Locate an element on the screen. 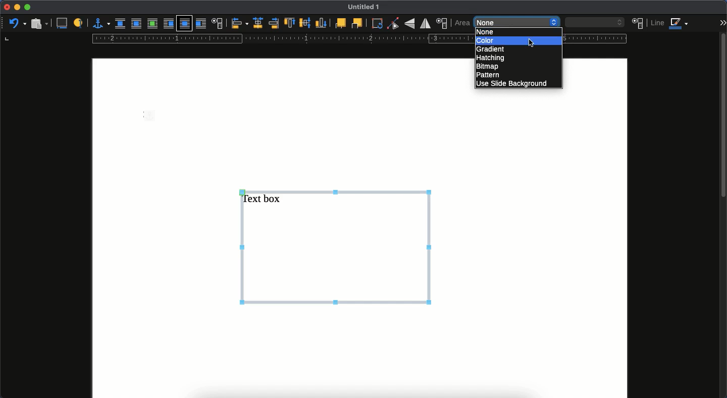 This screenshot has width=727, height=398. paste is located at coordinates (38, 23).